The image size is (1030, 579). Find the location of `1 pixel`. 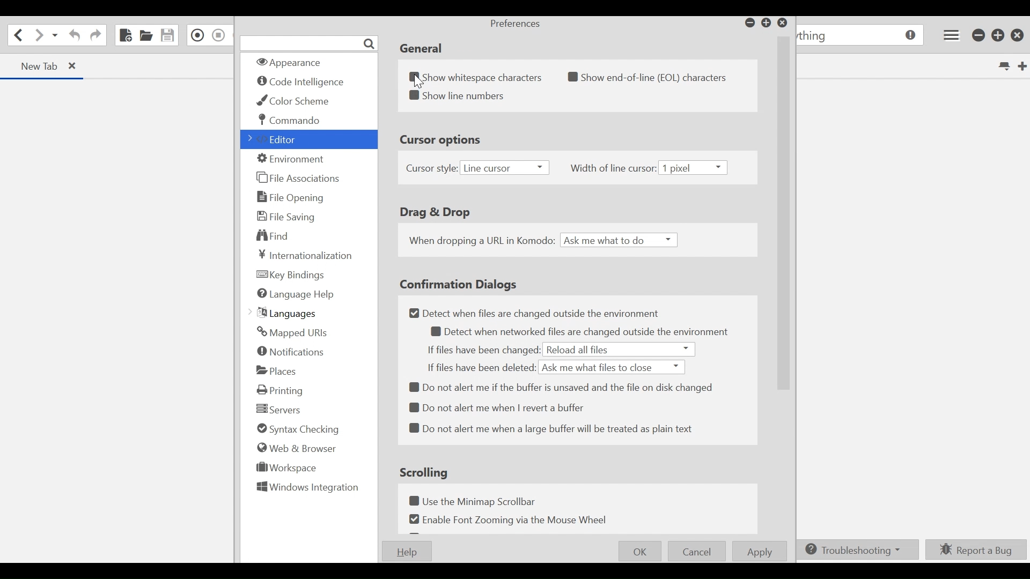

1 pixel is located at coordinates (696, 169).